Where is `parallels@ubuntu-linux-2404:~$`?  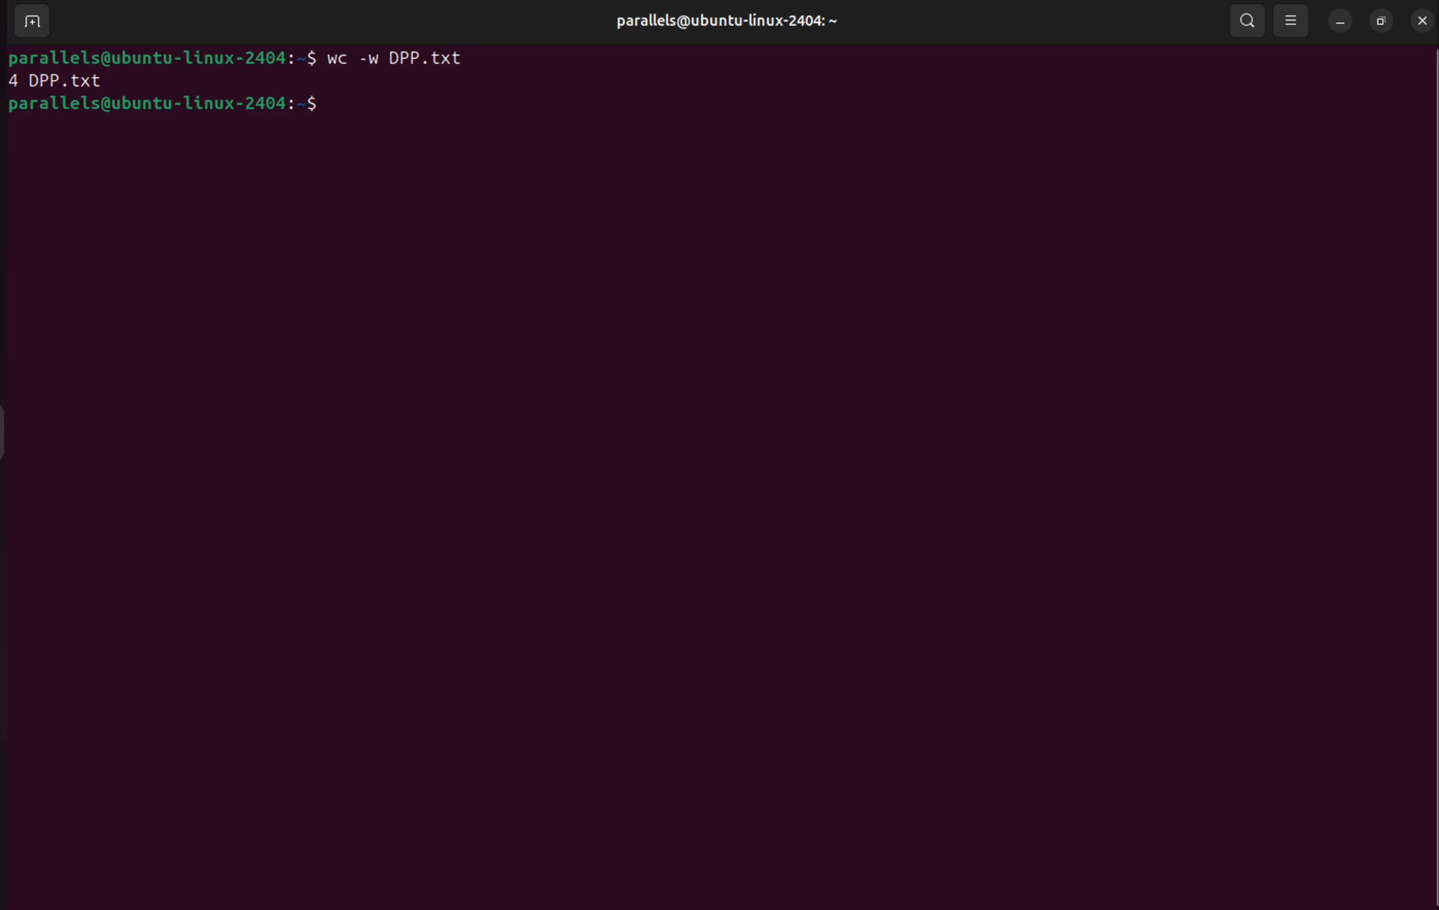 parallels@ubuntu-linux-2404:~$ is located at coordinates (163, 56).